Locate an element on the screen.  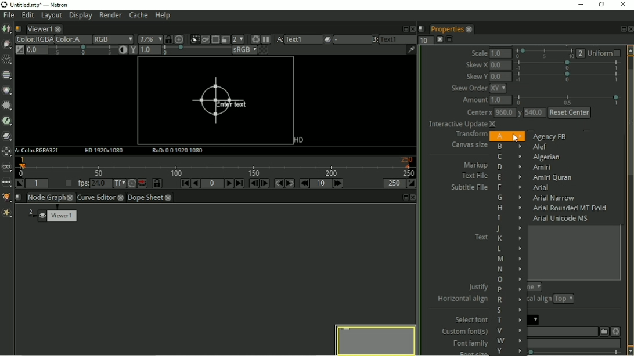
A is located at coordinates (279, 39).